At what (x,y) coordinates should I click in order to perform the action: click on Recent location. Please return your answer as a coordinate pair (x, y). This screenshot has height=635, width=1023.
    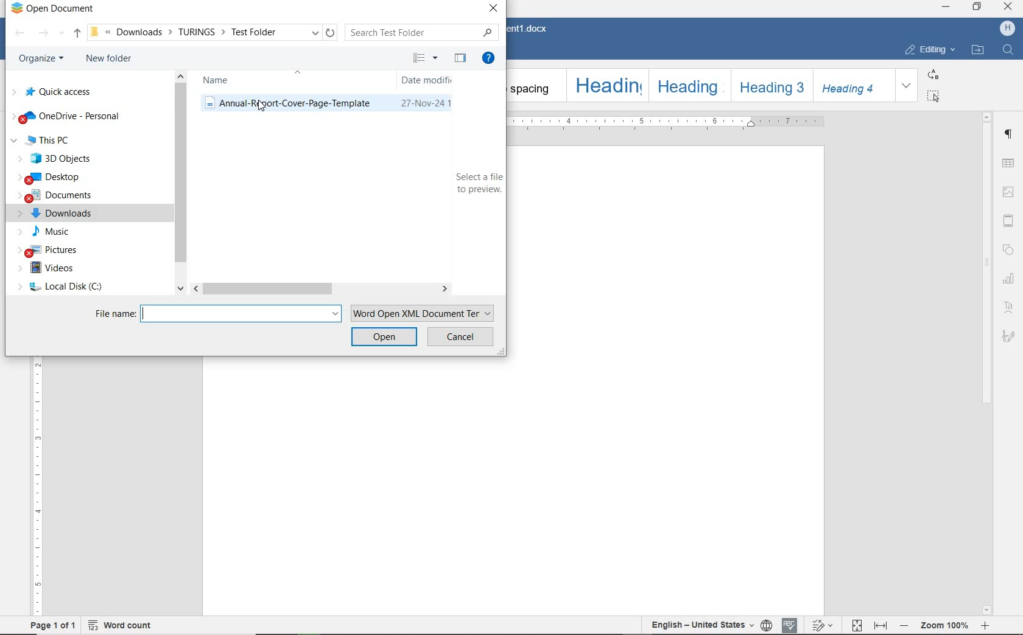
    Looking at the image, I should click on (62, 33).